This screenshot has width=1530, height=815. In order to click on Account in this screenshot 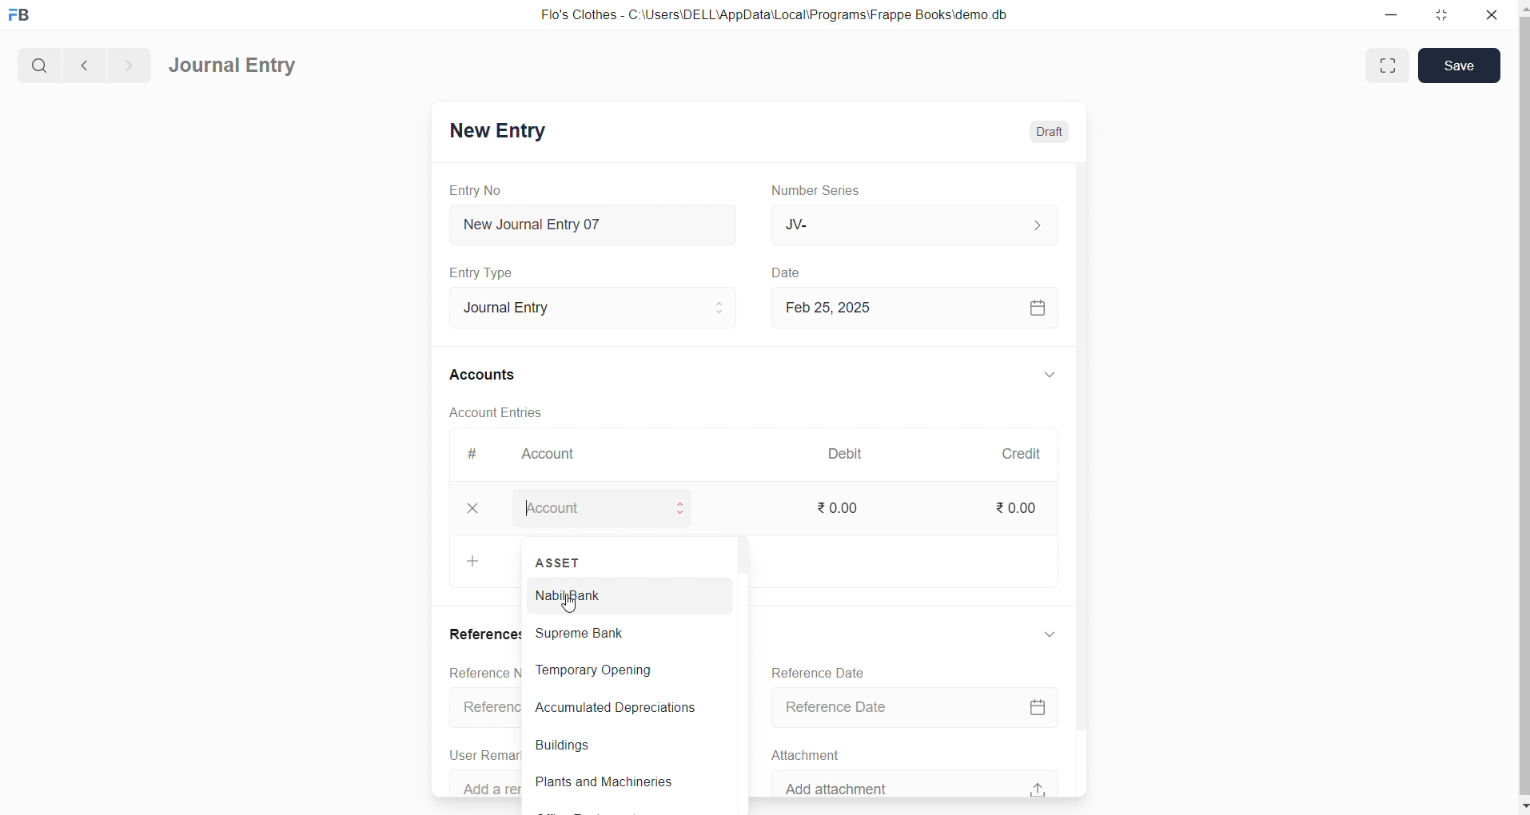, I will do `click(623, 507)`.